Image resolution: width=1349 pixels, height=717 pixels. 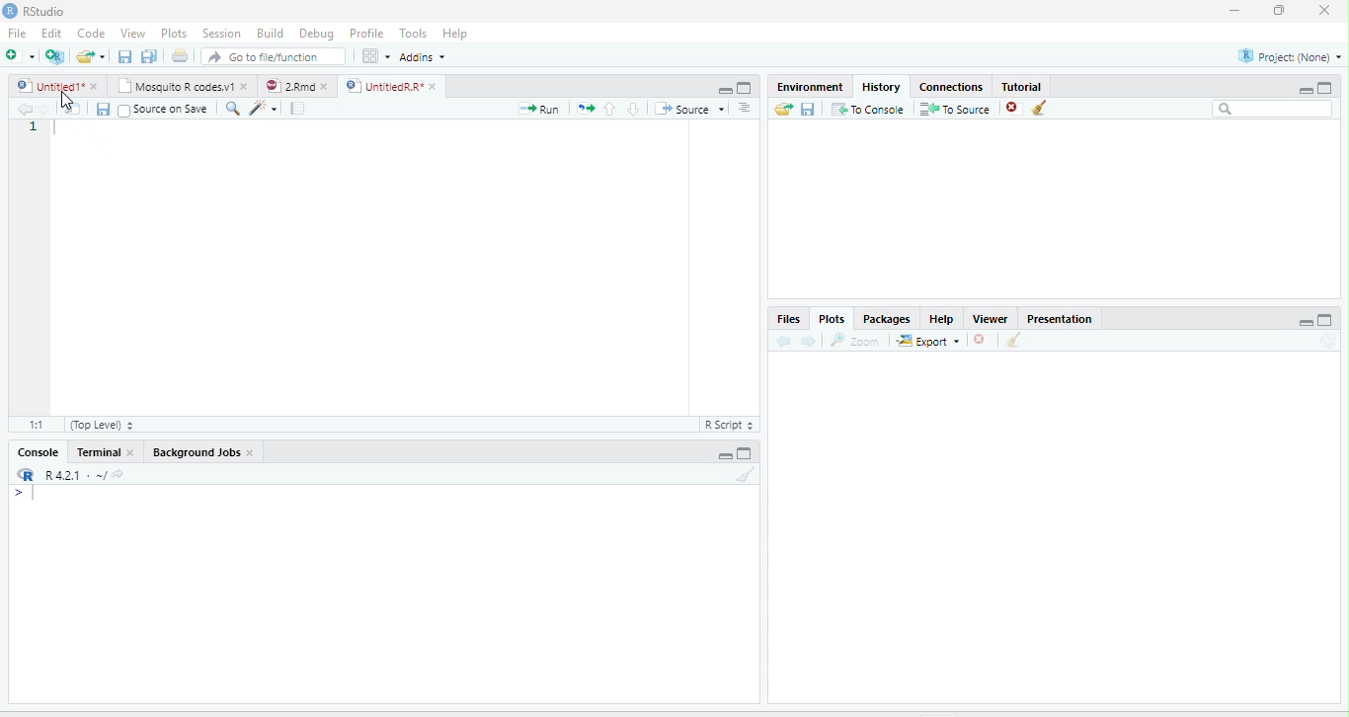 I want to click on File, so click(x=18, y=33).